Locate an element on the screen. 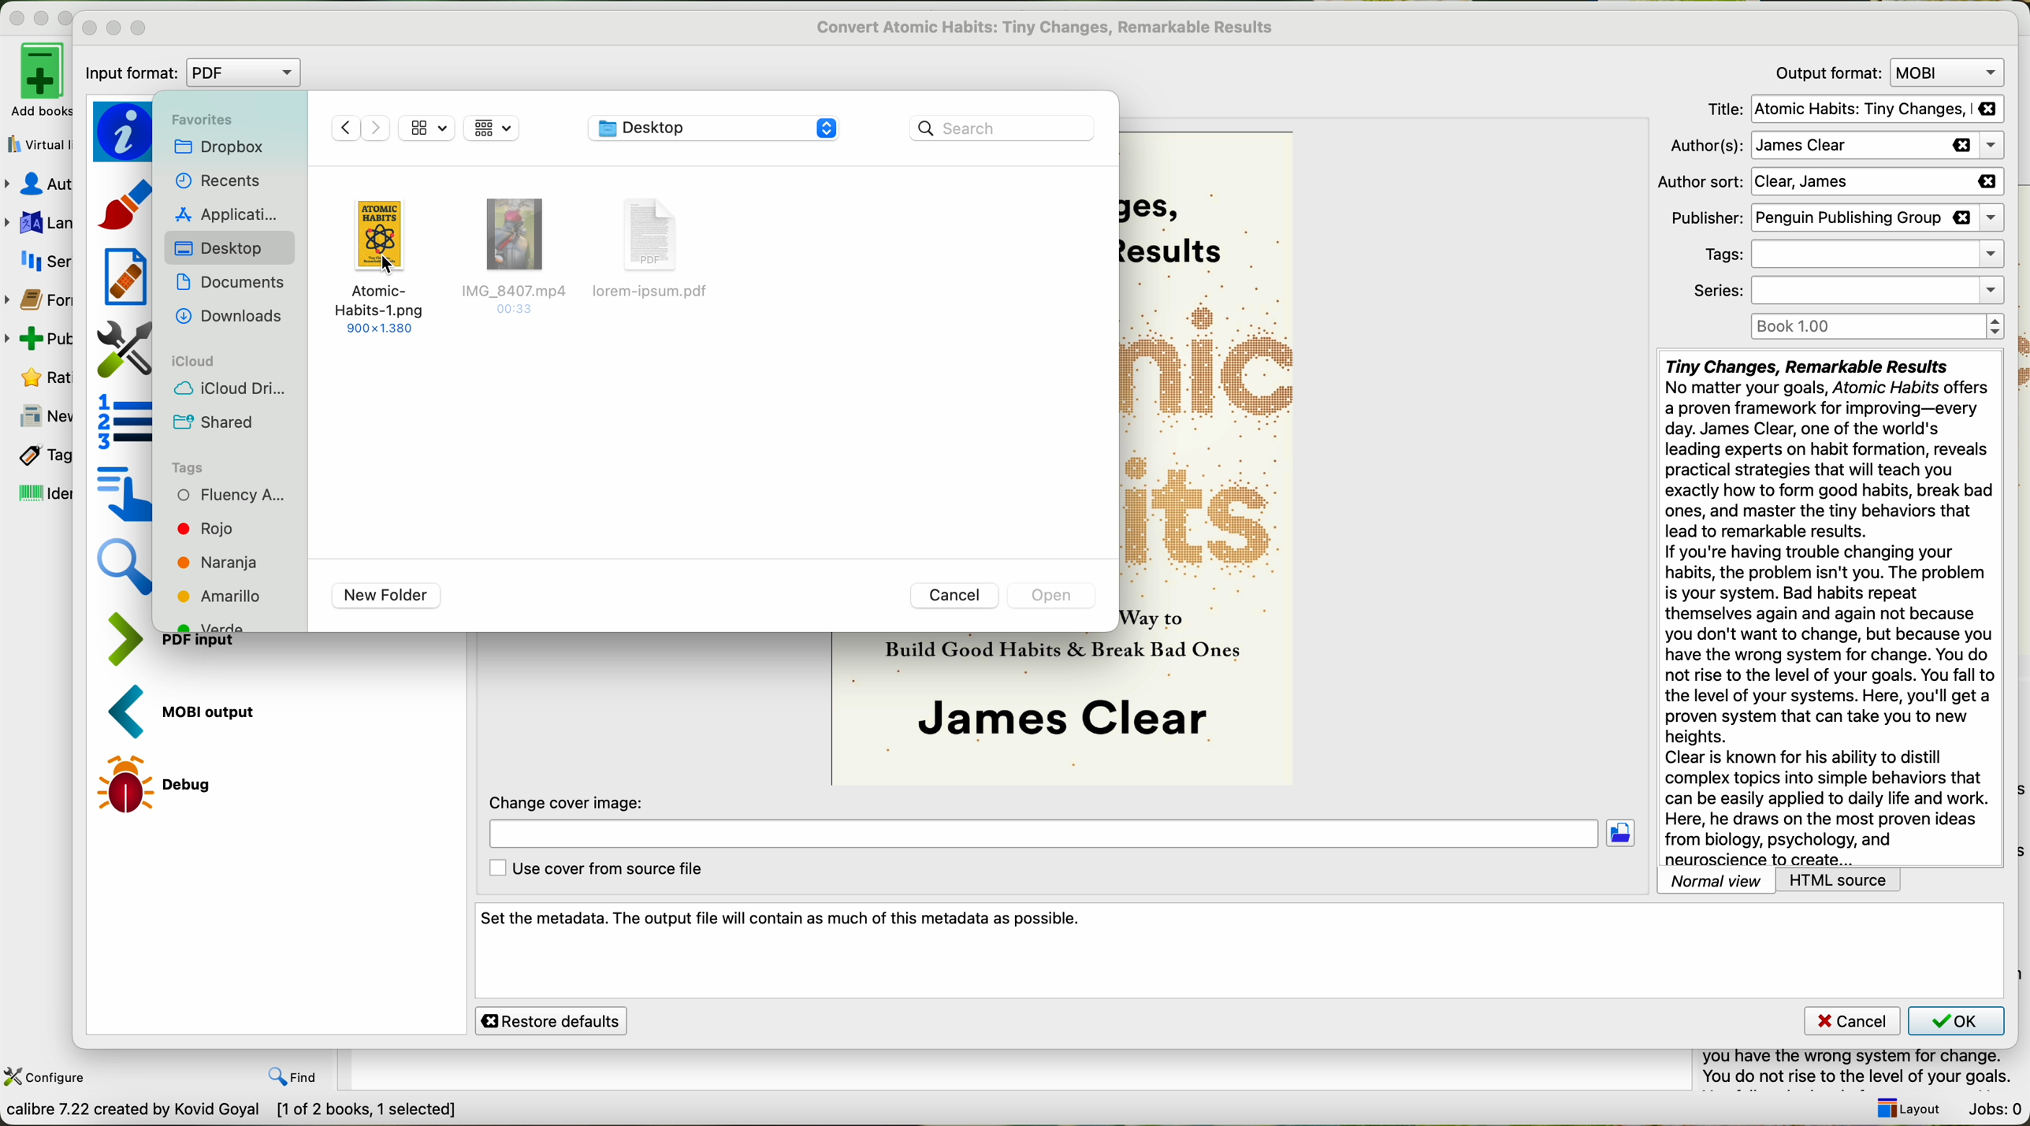 The width and height of the screenshot is (2030, 1126). shared is located at coordinates (218, 423).